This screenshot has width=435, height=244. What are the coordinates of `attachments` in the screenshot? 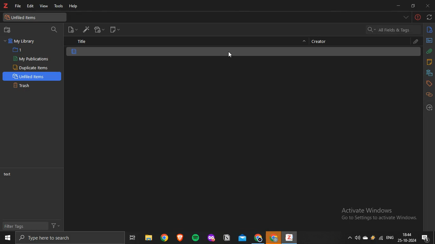 It's located at (430, 51).